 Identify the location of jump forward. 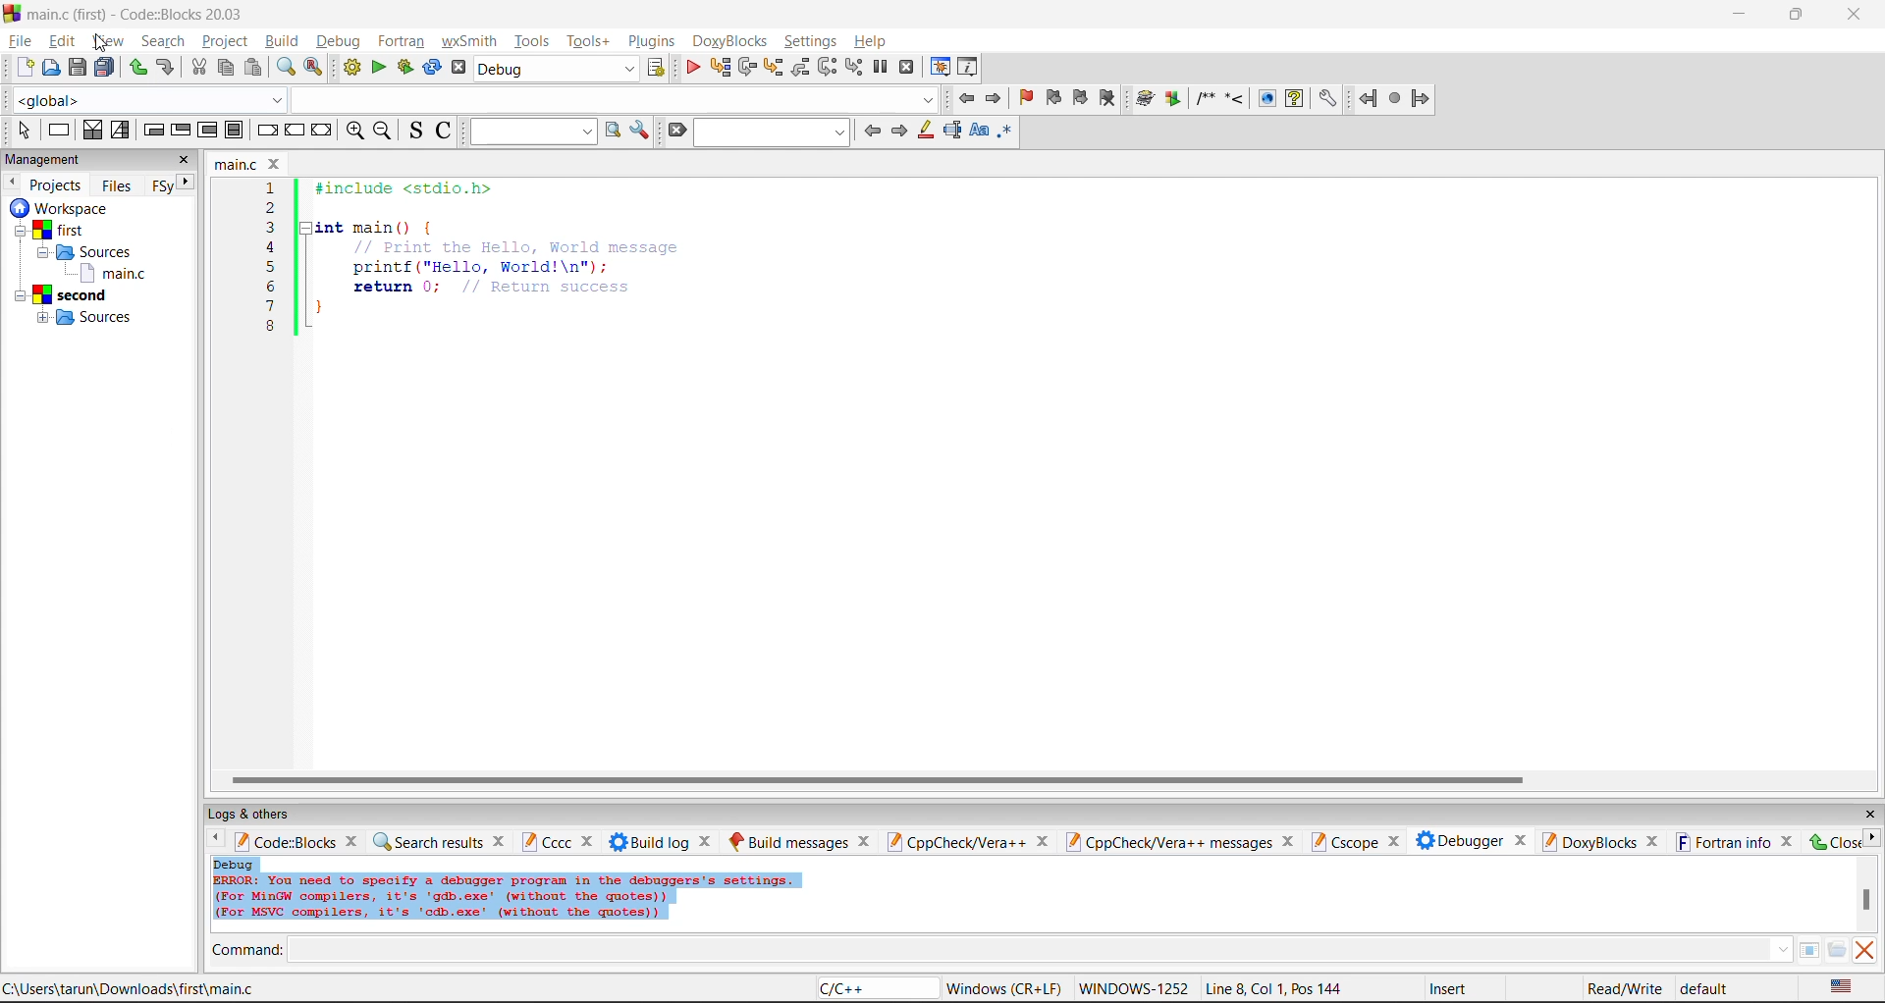
(997, 100).